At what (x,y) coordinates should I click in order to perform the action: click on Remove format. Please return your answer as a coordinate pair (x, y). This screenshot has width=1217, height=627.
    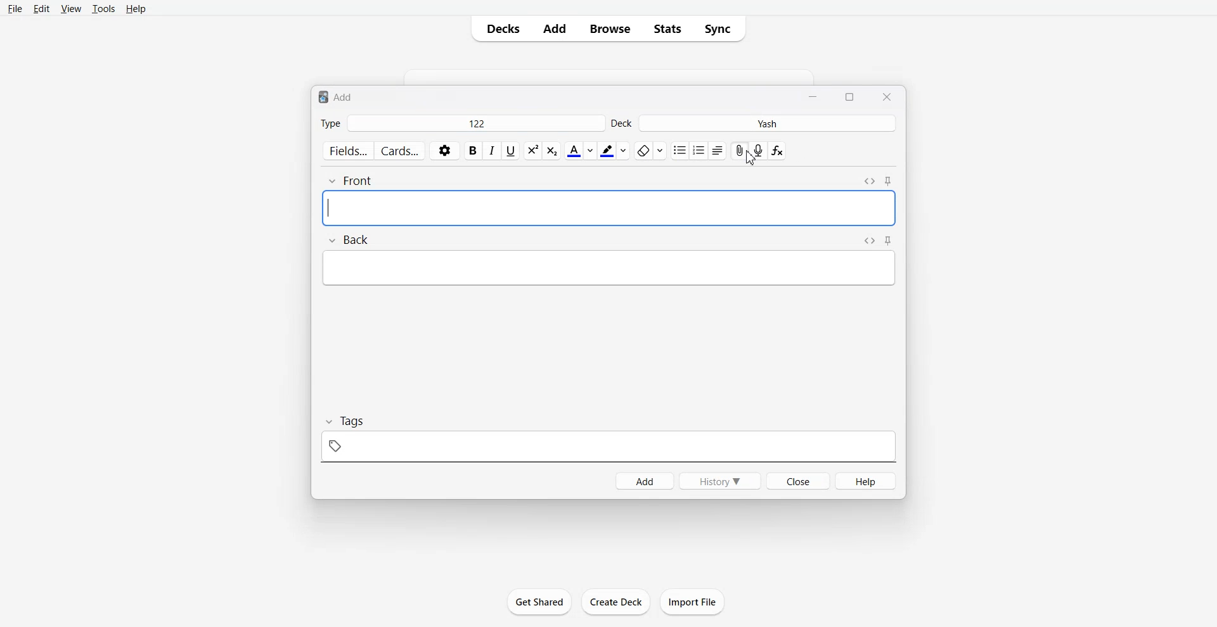
    Looking at the image, I should click on (650, 151).